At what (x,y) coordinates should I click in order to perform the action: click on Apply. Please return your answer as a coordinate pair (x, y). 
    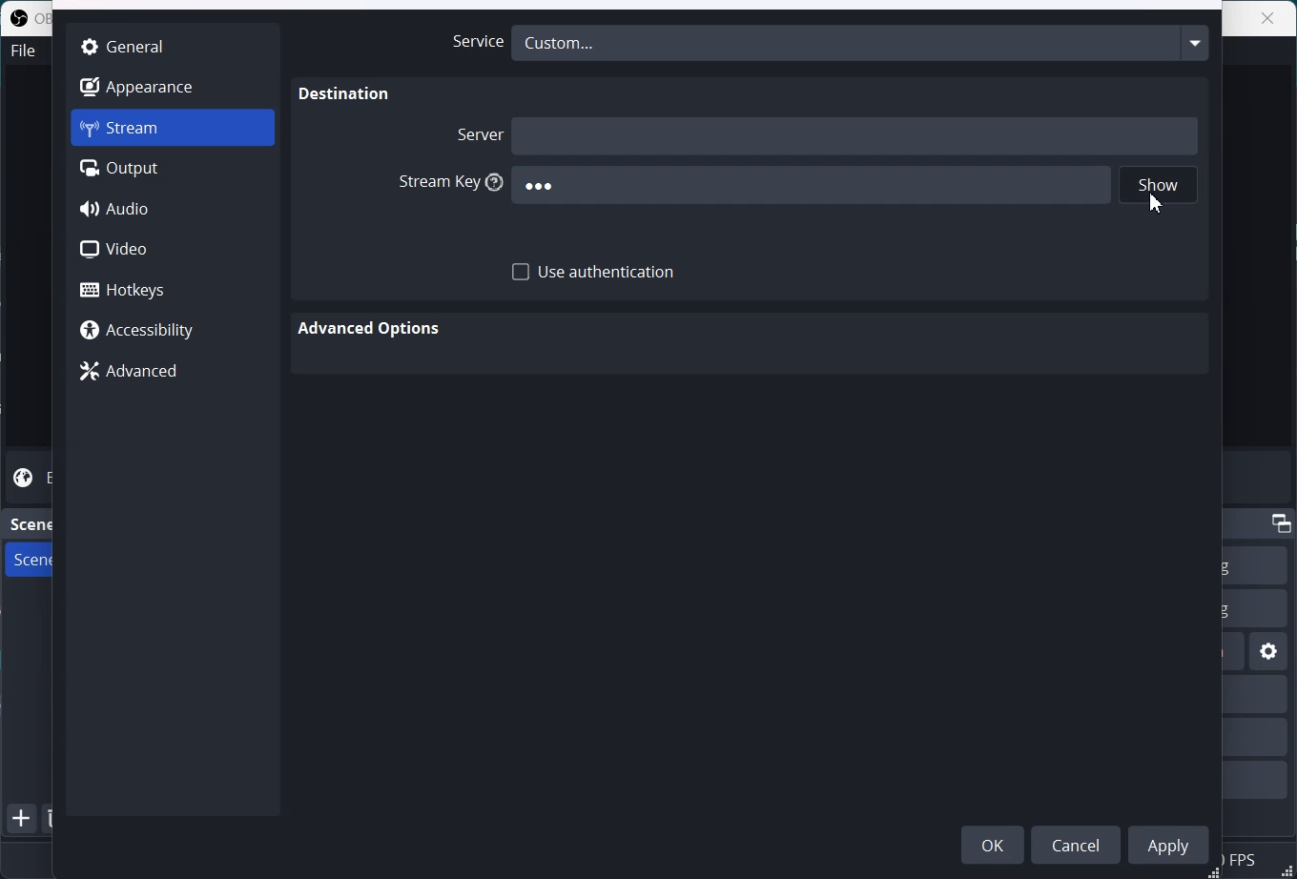
    Looking at the image, I should click on (1172, 844).